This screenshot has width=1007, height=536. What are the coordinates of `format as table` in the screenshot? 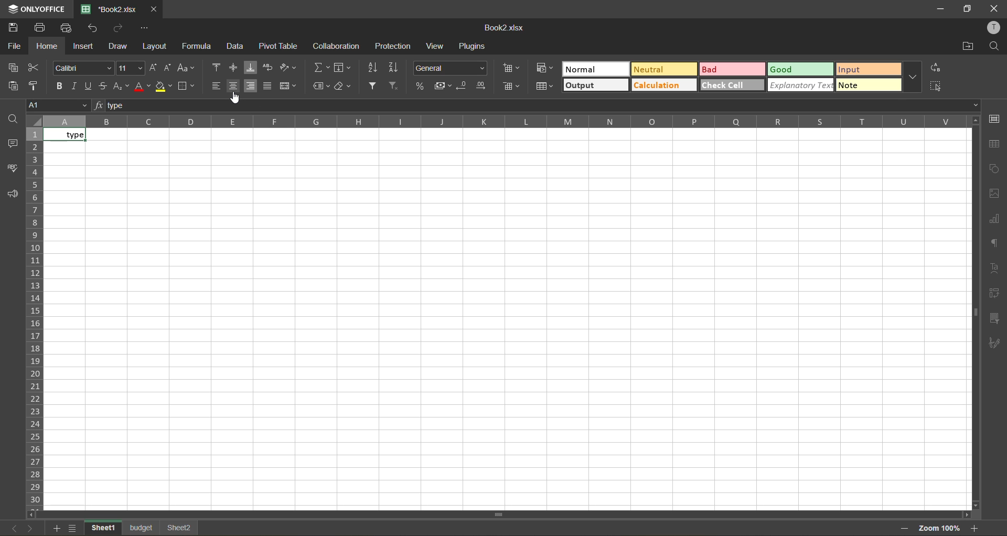 It's located at (545, 87).